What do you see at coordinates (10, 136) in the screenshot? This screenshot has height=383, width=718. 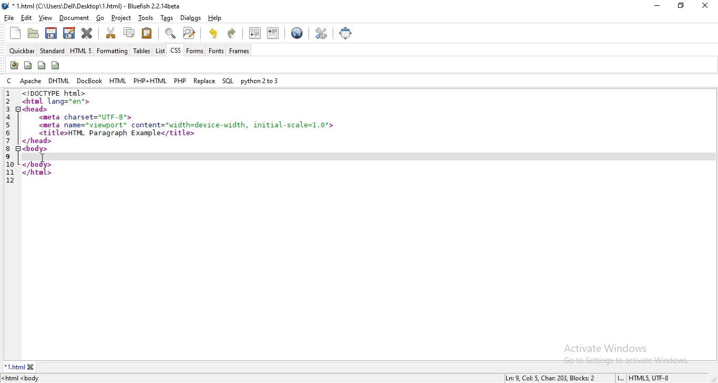 I see `line numbers utilised from 1 to 12` at bounding box center [10, 136].